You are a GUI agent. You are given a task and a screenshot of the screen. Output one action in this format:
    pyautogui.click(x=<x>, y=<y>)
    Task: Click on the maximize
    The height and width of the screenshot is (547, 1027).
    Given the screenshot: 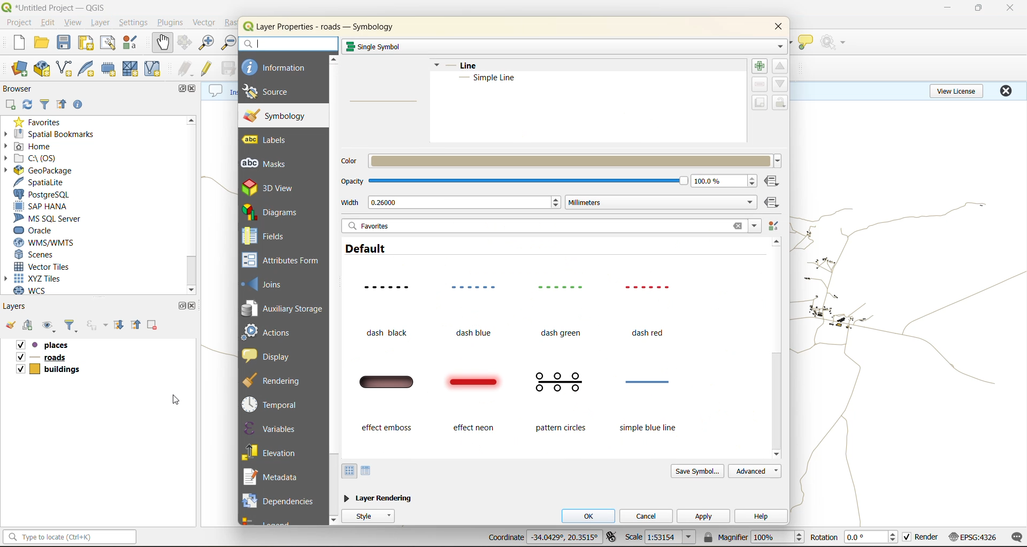 What is the action you would take?
    pyautogui.click(x=976, y=11)
    